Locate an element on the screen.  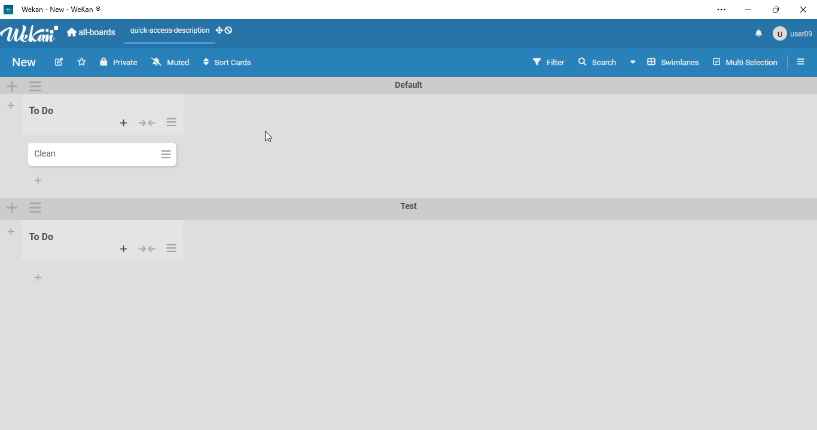
add card to bottom of list is located at coordinates (38, 180).